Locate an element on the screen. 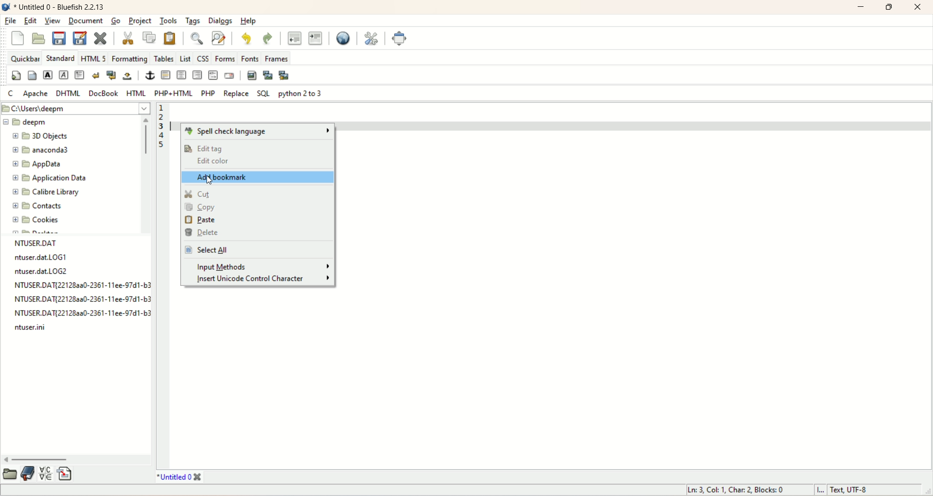  spell check language is located at coordinates (259, 131).